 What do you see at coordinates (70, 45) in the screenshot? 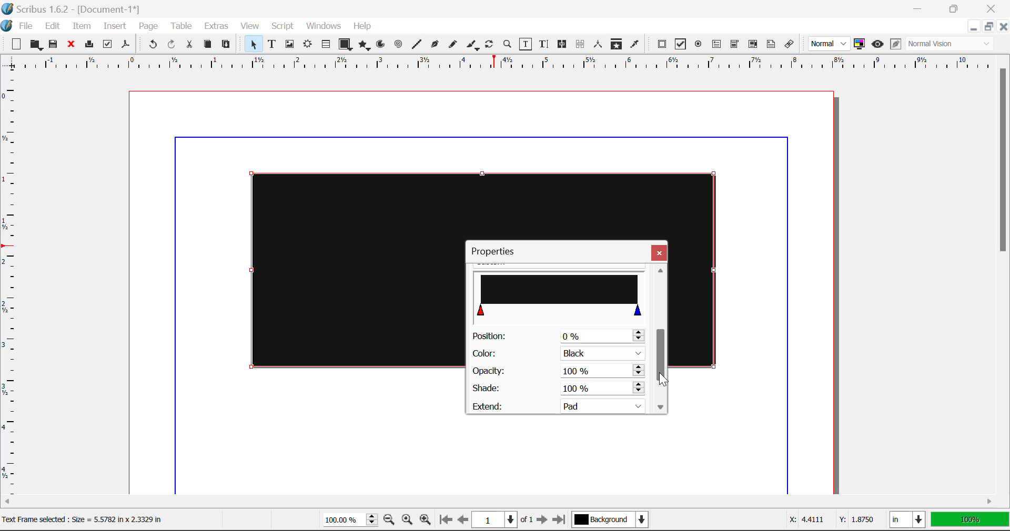
I see `Discard` at bounding box center [70, 45].